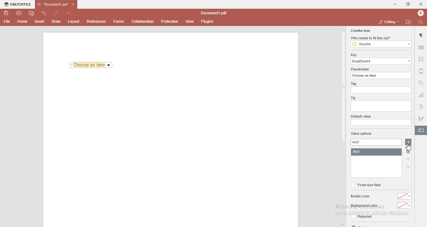 Image resolution: width=427 pixels, height=227 pixels. Describe the element at coordinates (382, 75) in the screenshot. I see `choose an item` at that location.